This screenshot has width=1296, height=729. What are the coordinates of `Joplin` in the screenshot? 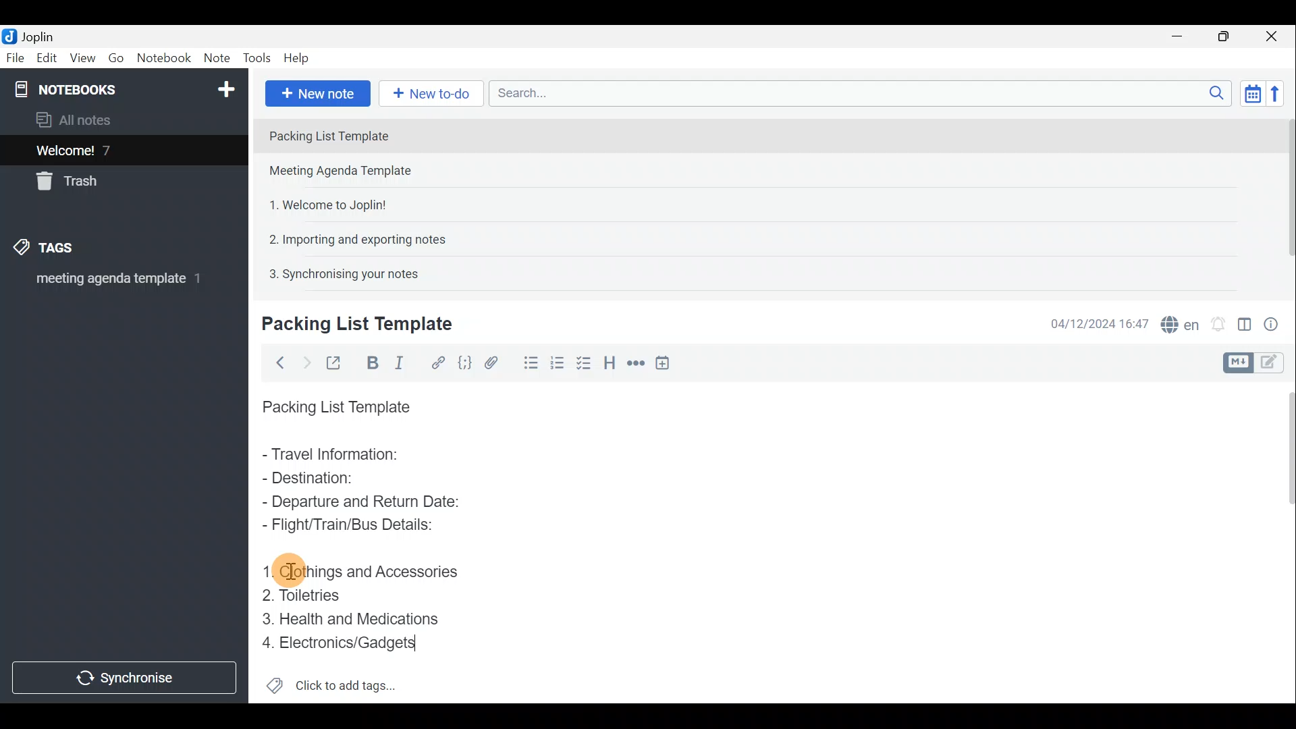 It's located at (32, 36).